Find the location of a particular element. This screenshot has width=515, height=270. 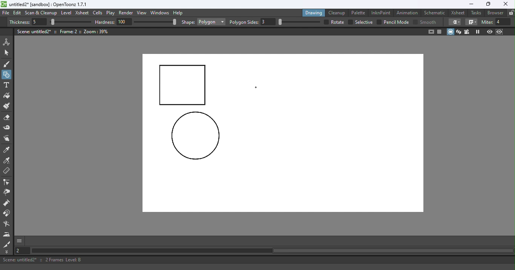

slider is located at coordinates (71, 22).